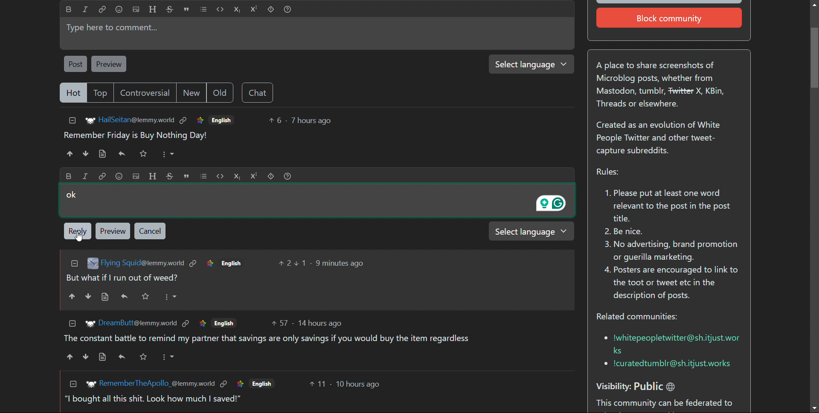  What do you see at coordinates (86, 9) in the screenshot?
I see `italic` at bounding box center [86, 9].